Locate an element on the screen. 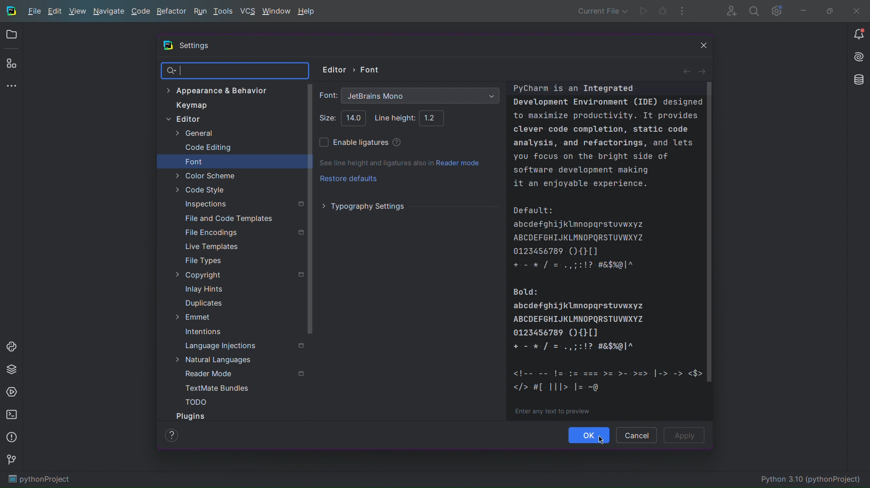 This screenshot has width=870, height=488. Search Bar is located at coordinates (236, 71).